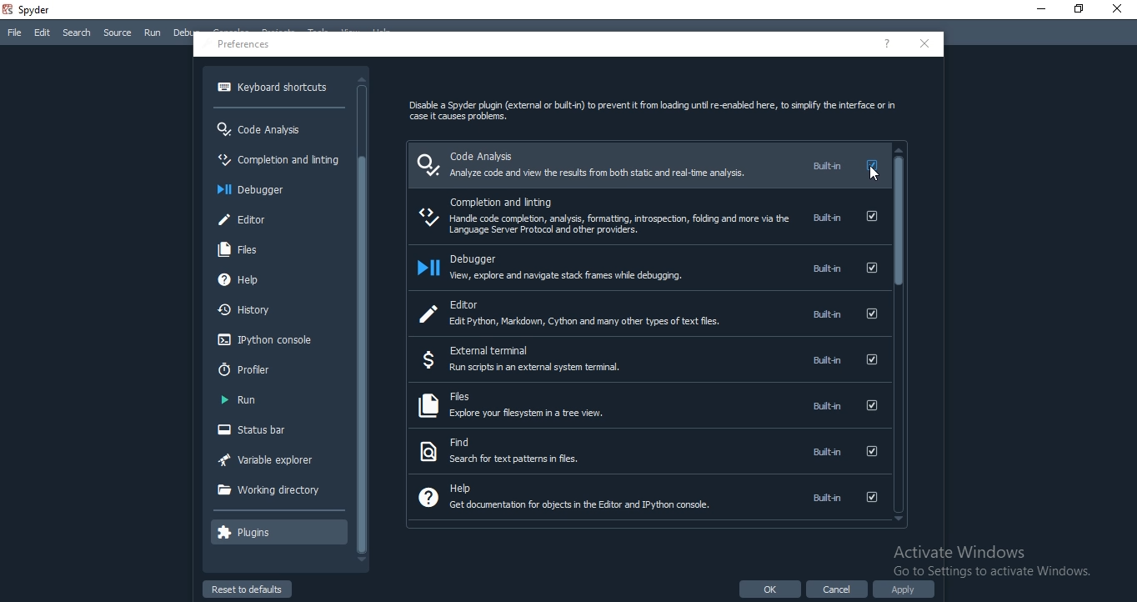 This screenshot has height=602, width=1137. I want to click on help, so click(887, 44).